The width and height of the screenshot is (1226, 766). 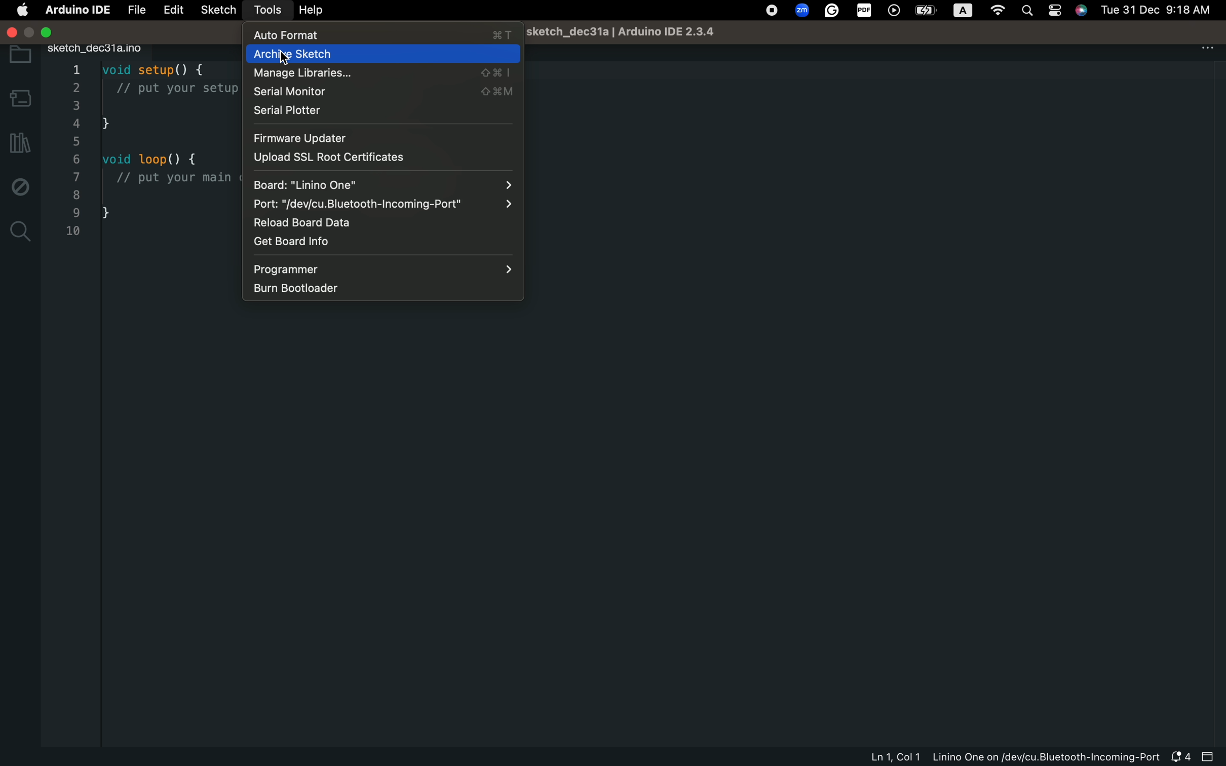 I want to click on zoom, so click(x=800, y=11).